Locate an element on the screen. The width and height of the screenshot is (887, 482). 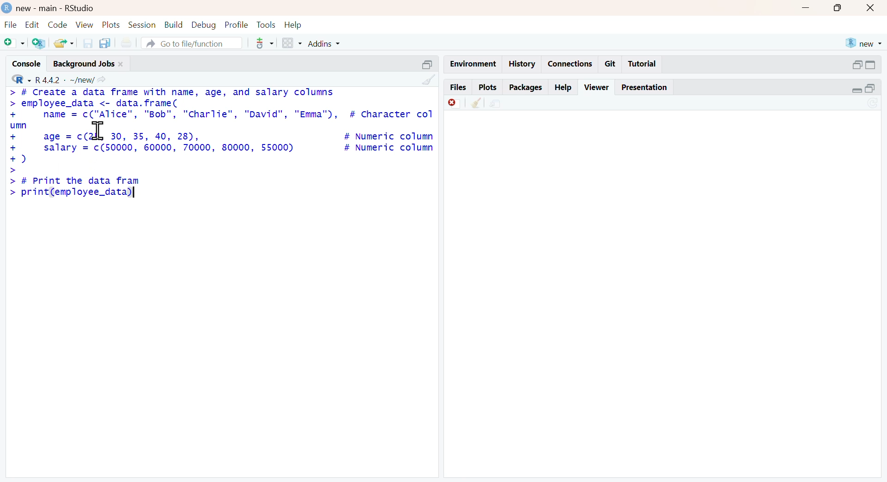
Connections is located at coordinates (571, 62).